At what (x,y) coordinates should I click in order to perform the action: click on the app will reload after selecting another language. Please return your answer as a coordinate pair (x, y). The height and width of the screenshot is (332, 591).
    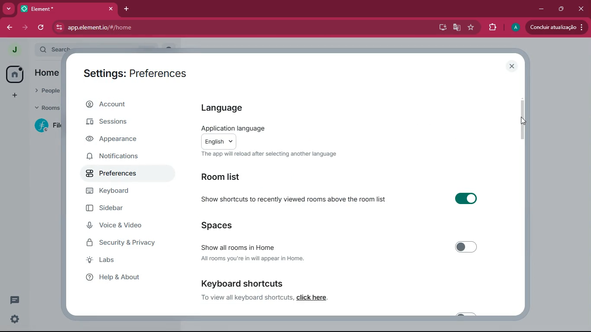
    Looking at the image, I should click on (269, 154).